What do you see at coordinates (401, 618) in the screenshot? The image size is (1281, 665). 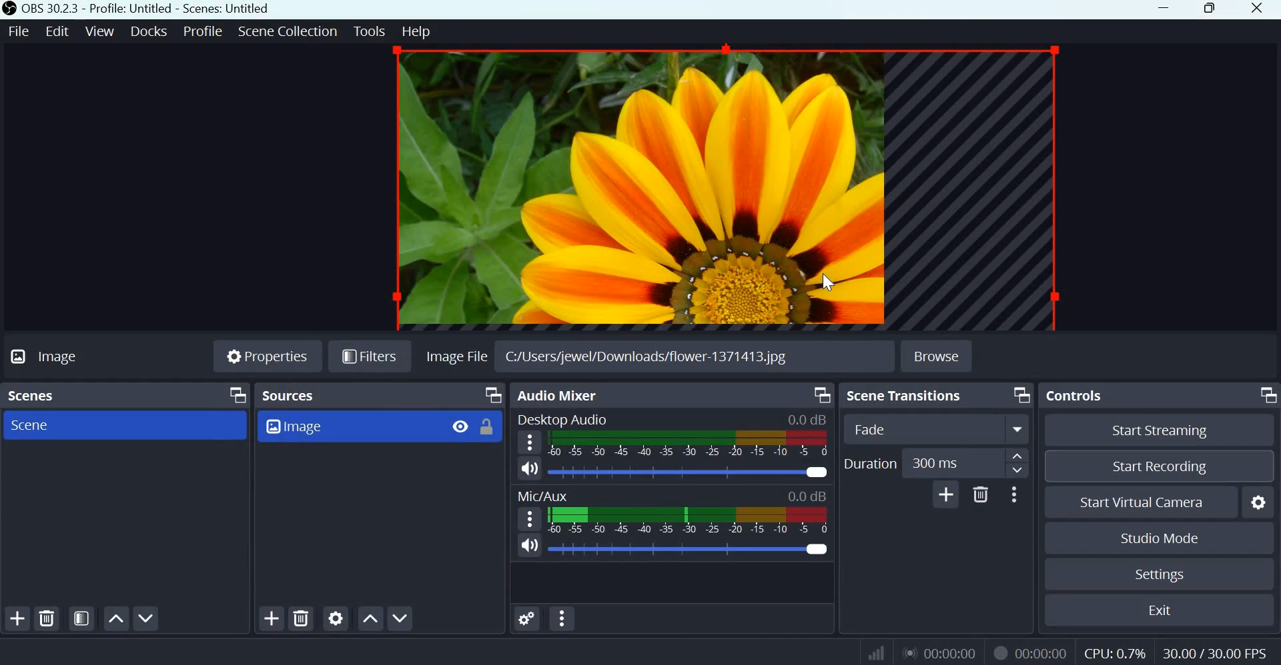 I see `Move source(s) down` at bounding box center [401, 618].